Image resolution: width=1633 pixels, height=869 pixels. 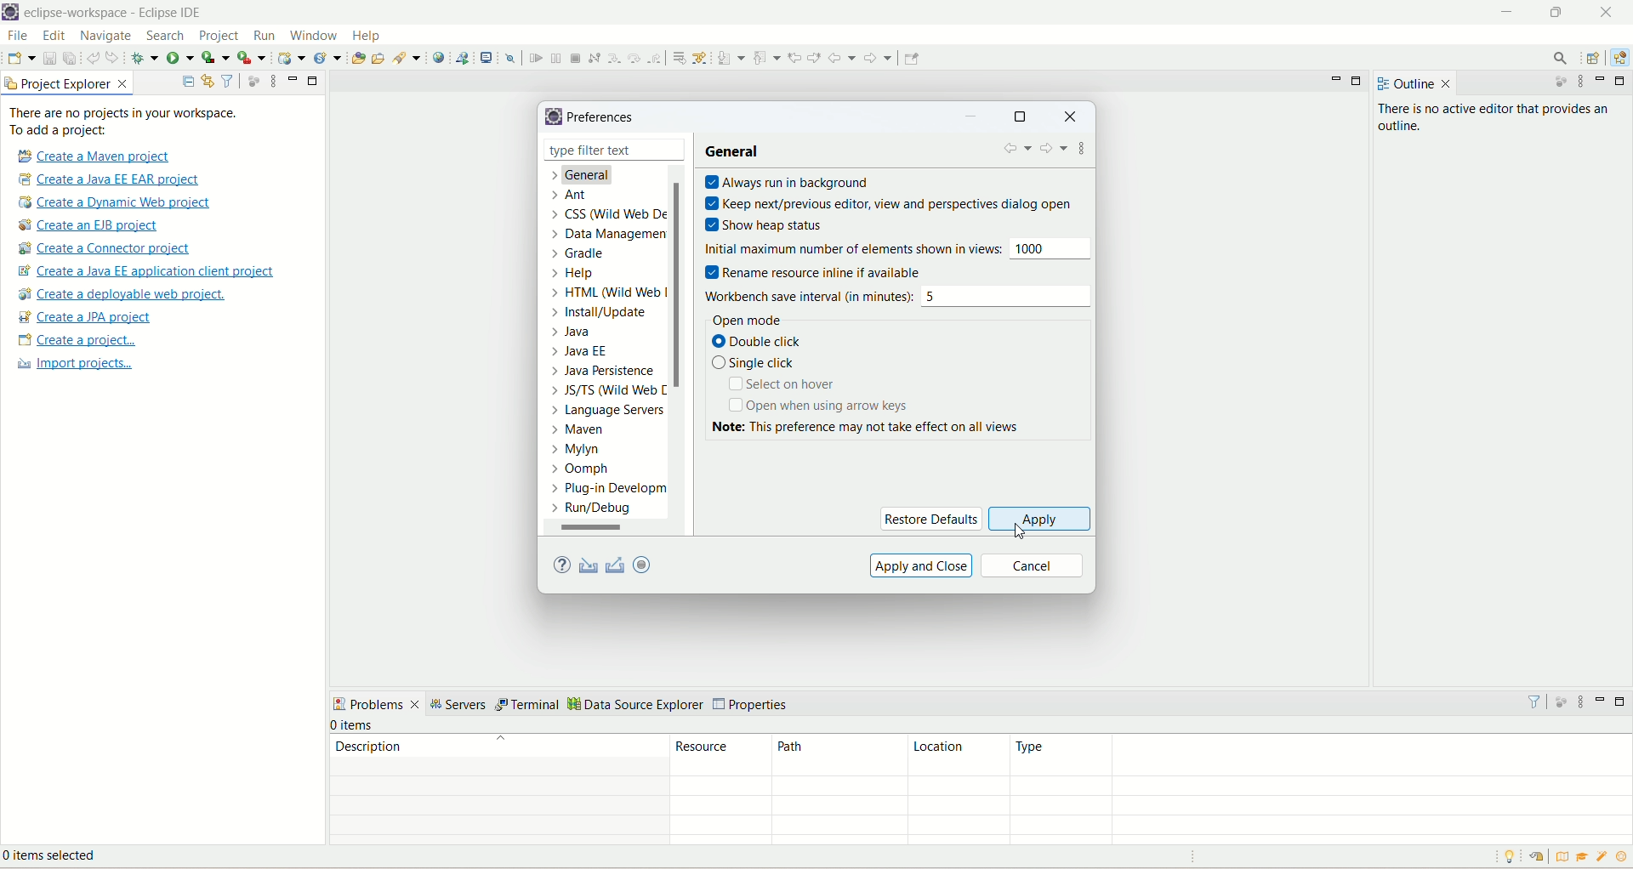 I want to click on maximize, so click(x=1360, y=82).